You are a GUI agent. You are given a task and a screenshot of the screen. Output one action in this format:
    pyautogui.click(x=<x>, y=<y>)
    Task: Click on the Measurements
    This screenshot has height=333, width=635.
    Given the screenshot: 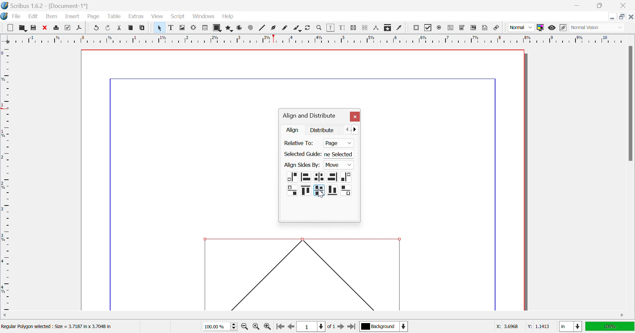 What is the action you would take?
    pyautogui.click(x=377, y=28)
    